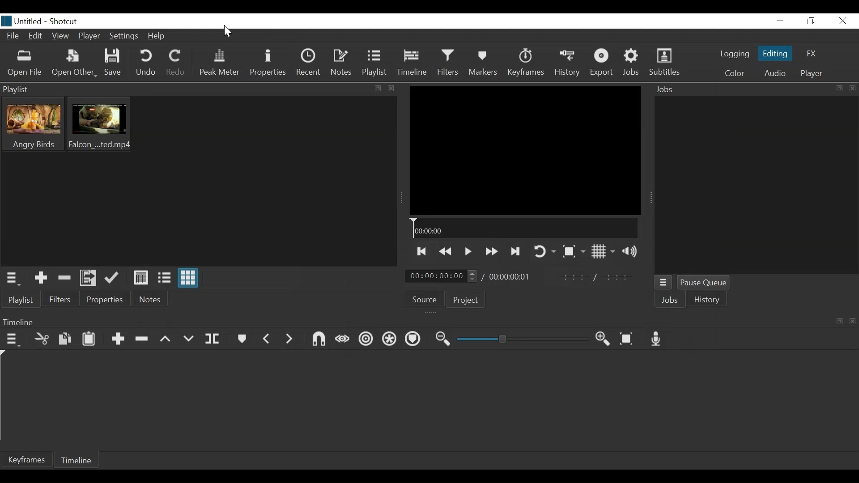 The height and width of the screenshot is (483, 859). I want to click on Lift, so click(166, 339).